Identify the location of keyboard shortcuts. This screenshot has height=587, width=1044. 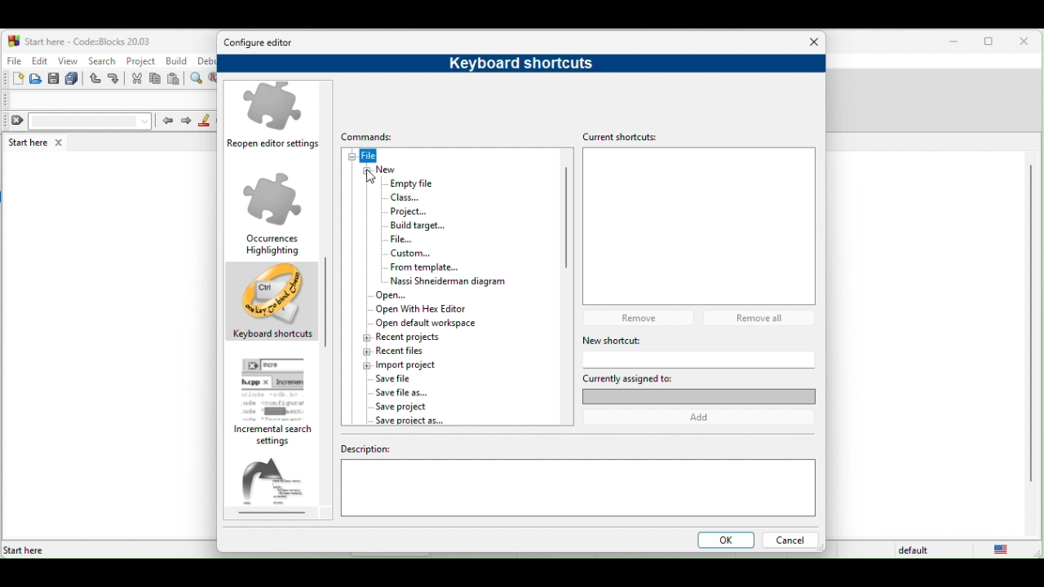
(514, 63).